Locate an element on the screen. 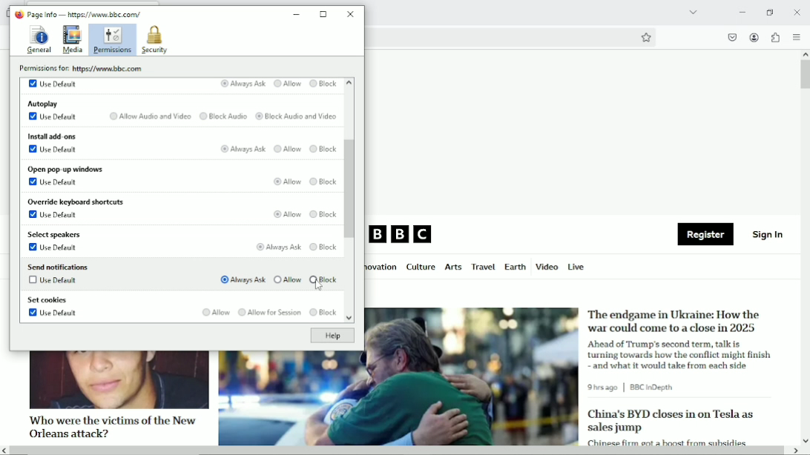 The height and width of the screenshot is (455, 810). send notifications is located at coordinates (57, 266).